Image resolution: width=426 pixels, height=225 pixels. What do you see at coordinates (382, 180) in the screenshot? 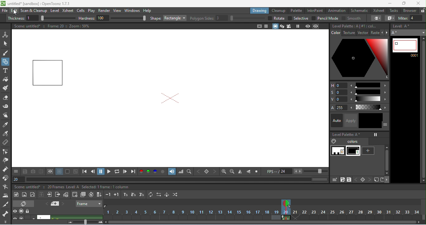
I see `new page` at bounding box center [382, 180].